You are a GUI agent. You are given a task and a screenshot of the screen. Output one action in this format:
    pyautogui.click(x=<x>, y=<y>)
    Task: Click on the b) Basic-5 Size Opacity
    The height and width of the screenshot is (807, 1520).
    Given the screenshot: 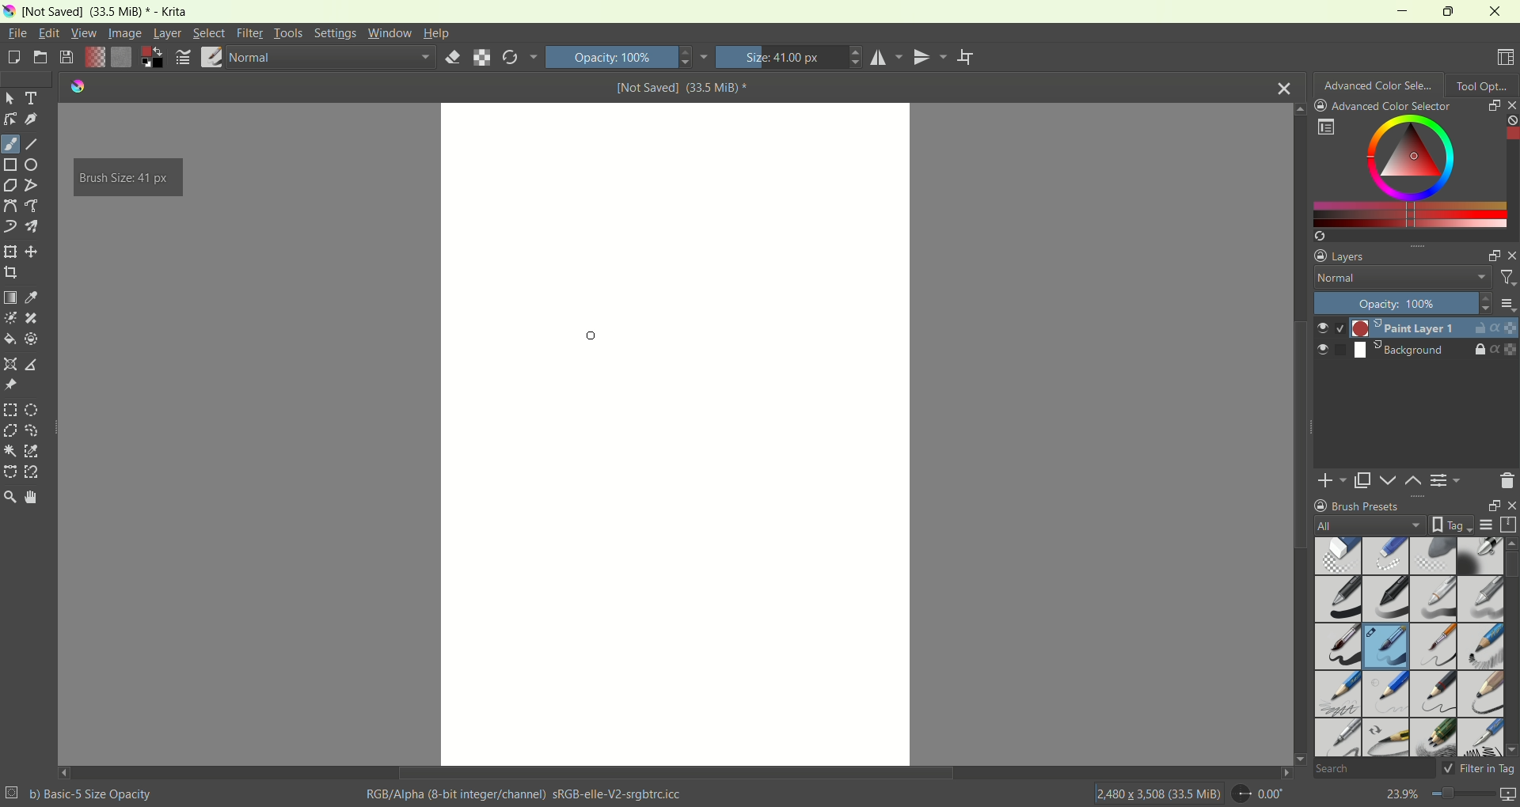 What is the action you would take?
    pyautogui.click(x=82, y=793)
    